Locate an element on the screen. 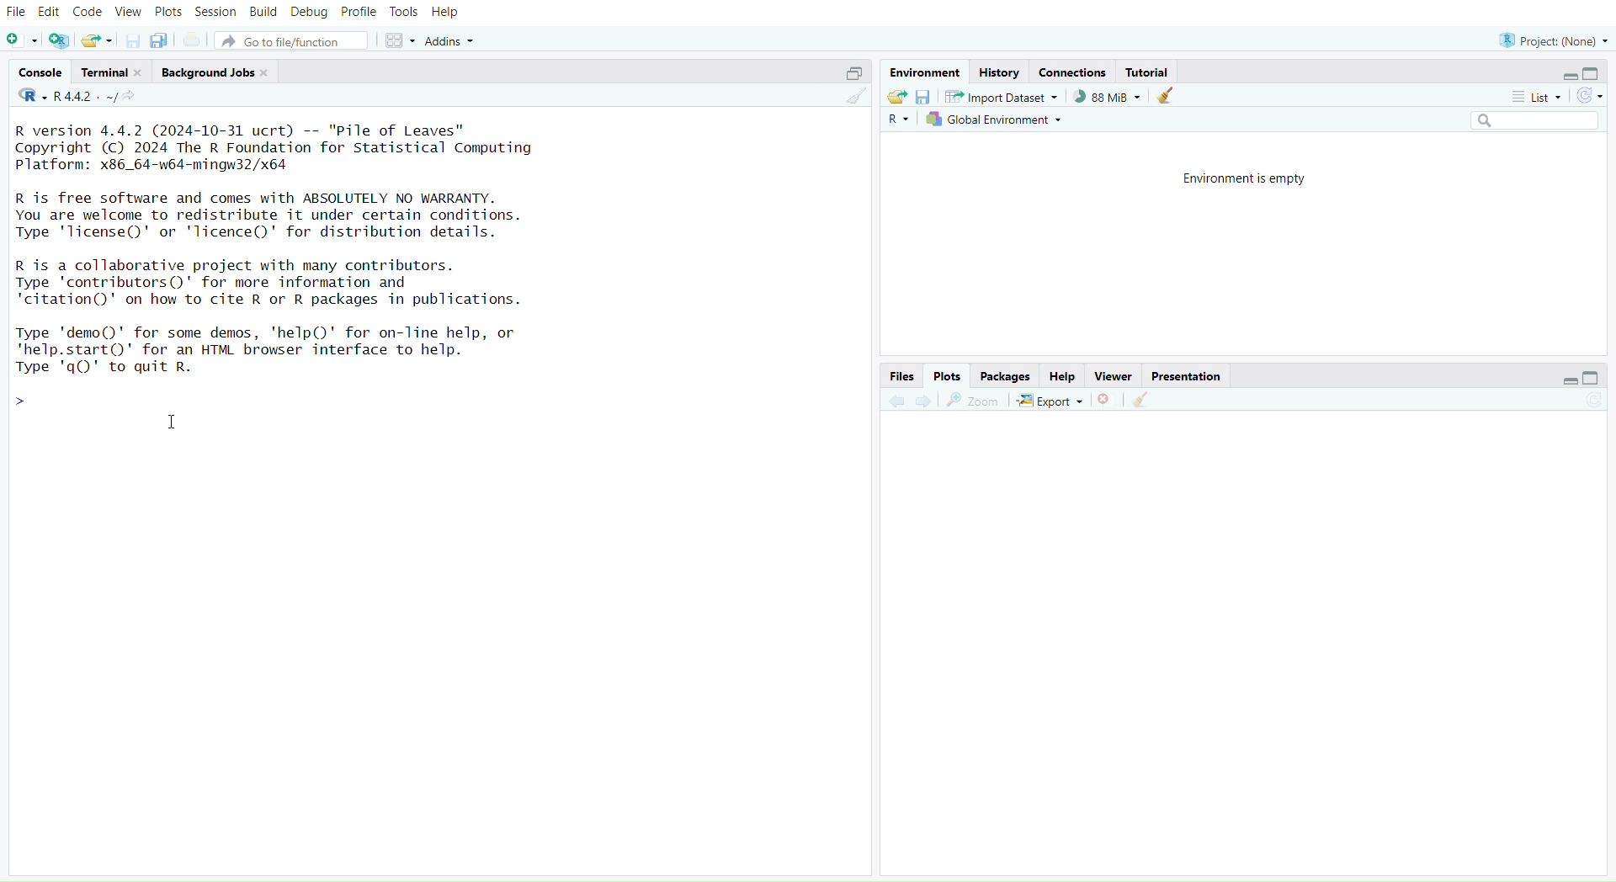 This screenshot has height=882, width=1616. save workspace is located at coordinates (922, 98).